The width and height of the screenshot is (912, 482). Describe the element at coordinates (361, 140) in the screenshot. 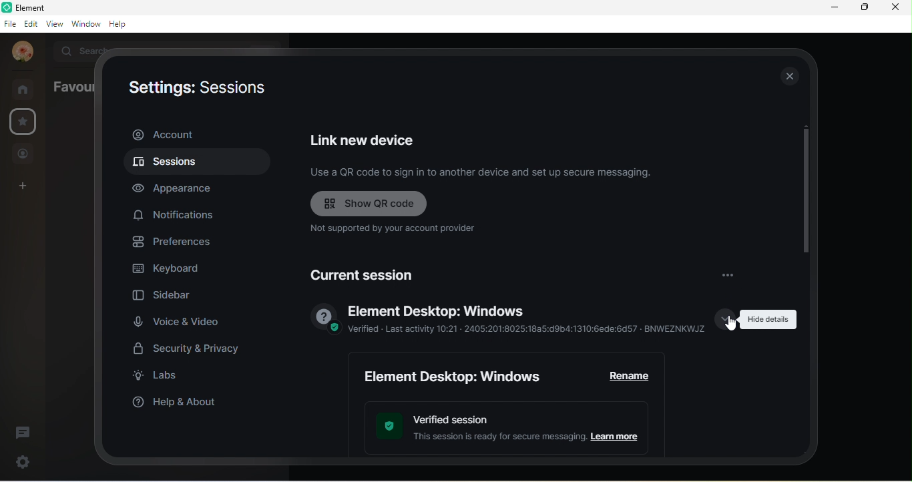

I see `link new device` at that location.